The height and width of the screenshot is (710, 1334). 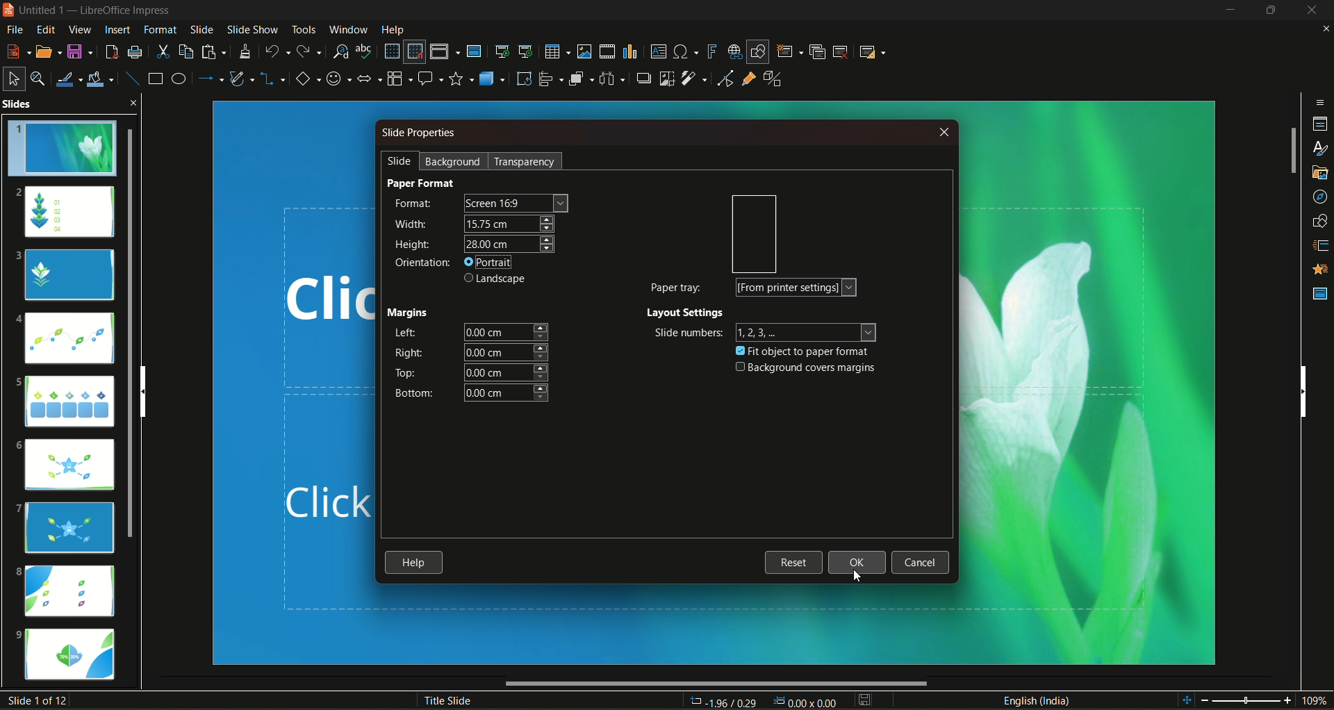 What do you see at coordinates (817, 51) in the screenshot?
I see `duplicate` at bounding box center [817, 51].